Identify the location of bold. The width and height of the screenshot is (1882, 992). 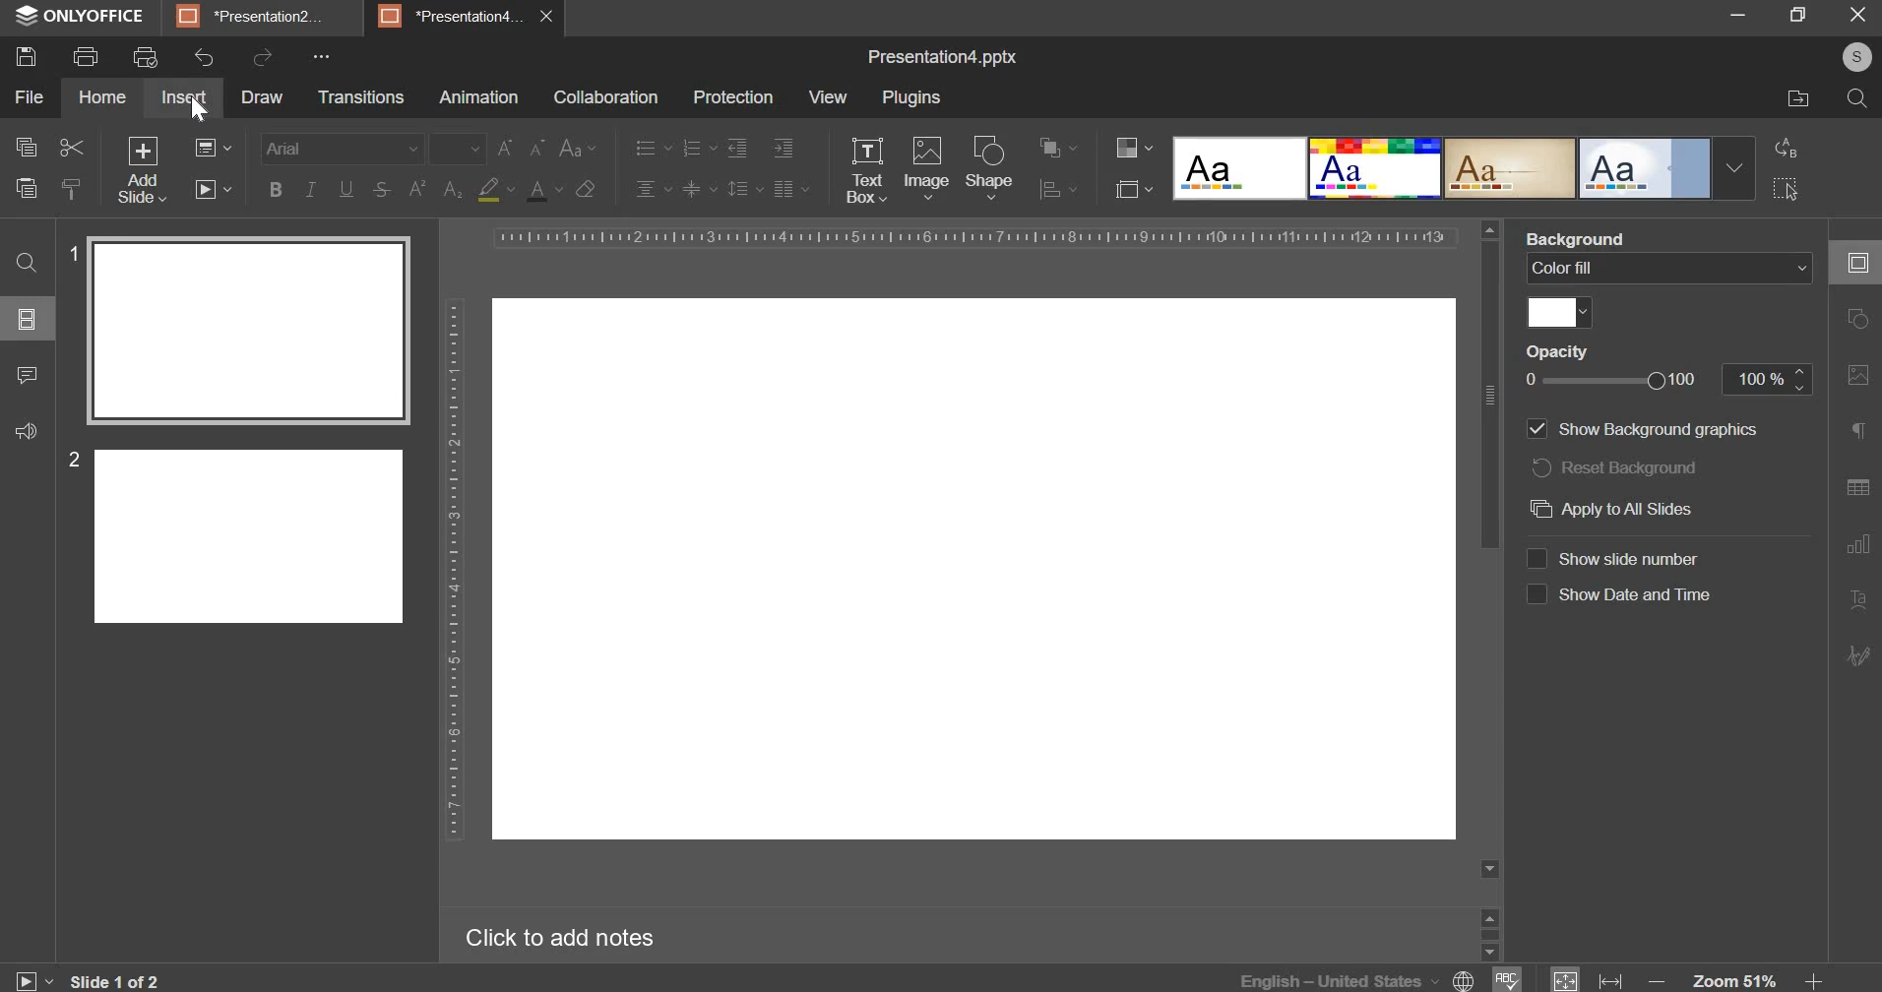
(275, 190).